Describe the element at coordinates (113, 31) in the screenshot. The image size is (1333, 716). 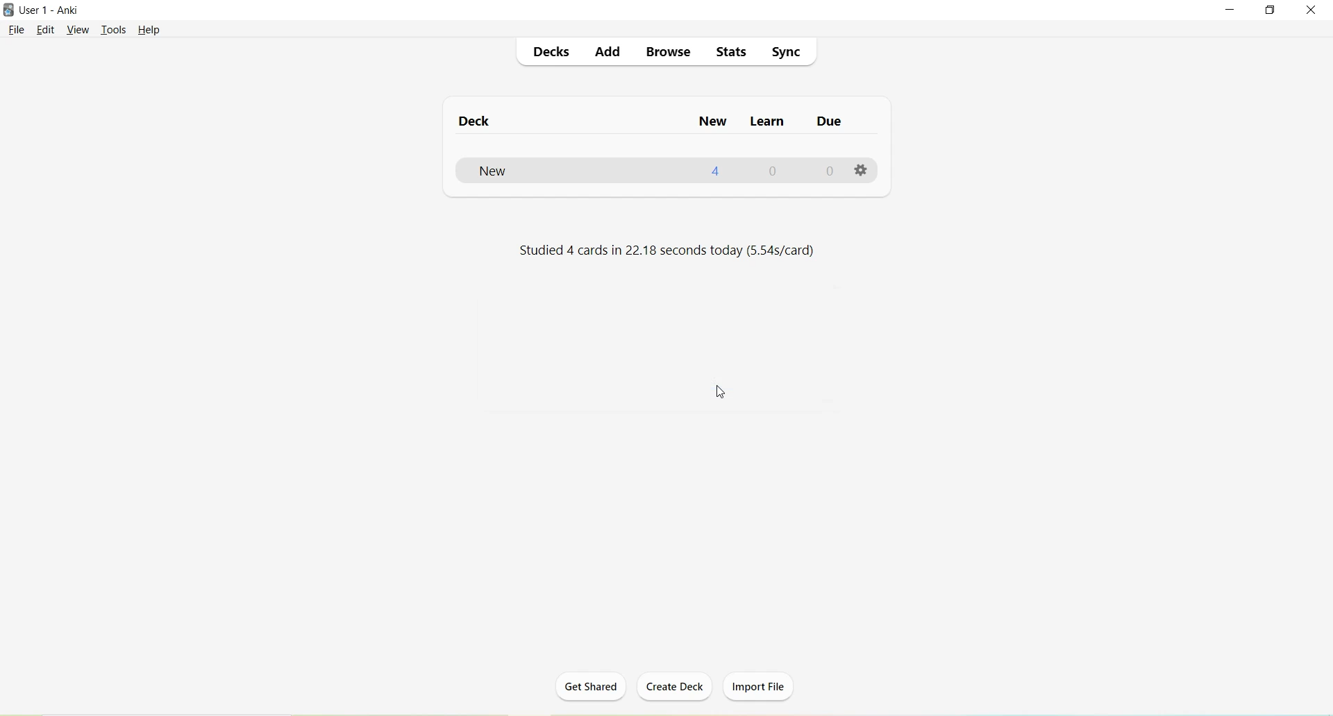
I see `Tools` at that location.